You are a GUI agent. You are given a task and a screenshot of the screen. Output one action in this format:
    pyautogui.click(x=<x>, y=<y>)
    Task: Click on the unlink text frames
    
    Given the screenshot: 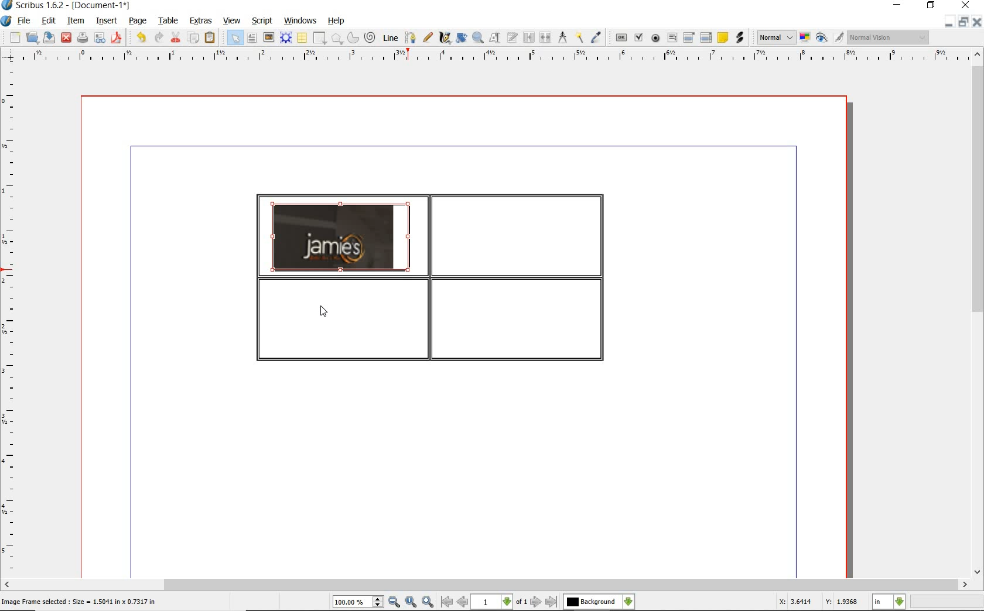 What is the action you would take?
    pyautogui.click(x=546, y=37)
    